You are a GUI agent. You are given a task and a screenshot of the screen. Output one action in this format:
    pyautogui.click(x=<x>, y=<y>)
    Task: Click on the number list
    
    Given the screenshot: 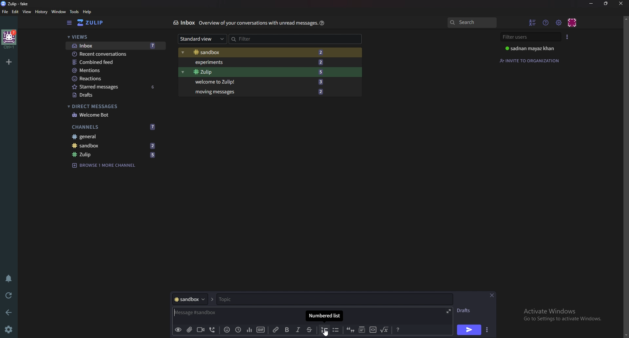 What is the action you would take?
    pyautogui.click(x=324, y=329)
    